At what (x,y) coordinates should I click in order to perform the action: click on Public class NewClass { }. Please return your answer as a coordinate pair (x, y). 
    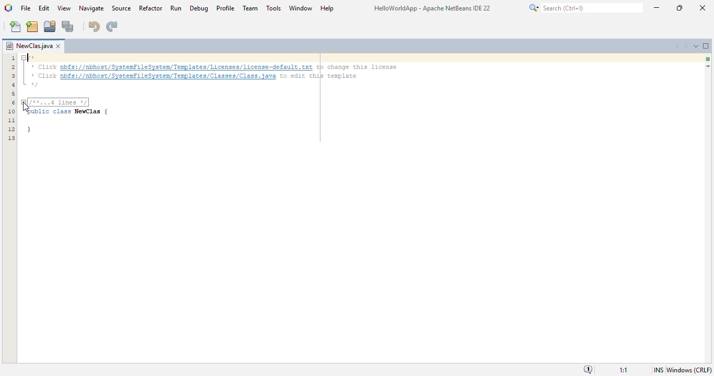
    Looking at the image, I should click on (74, 123).